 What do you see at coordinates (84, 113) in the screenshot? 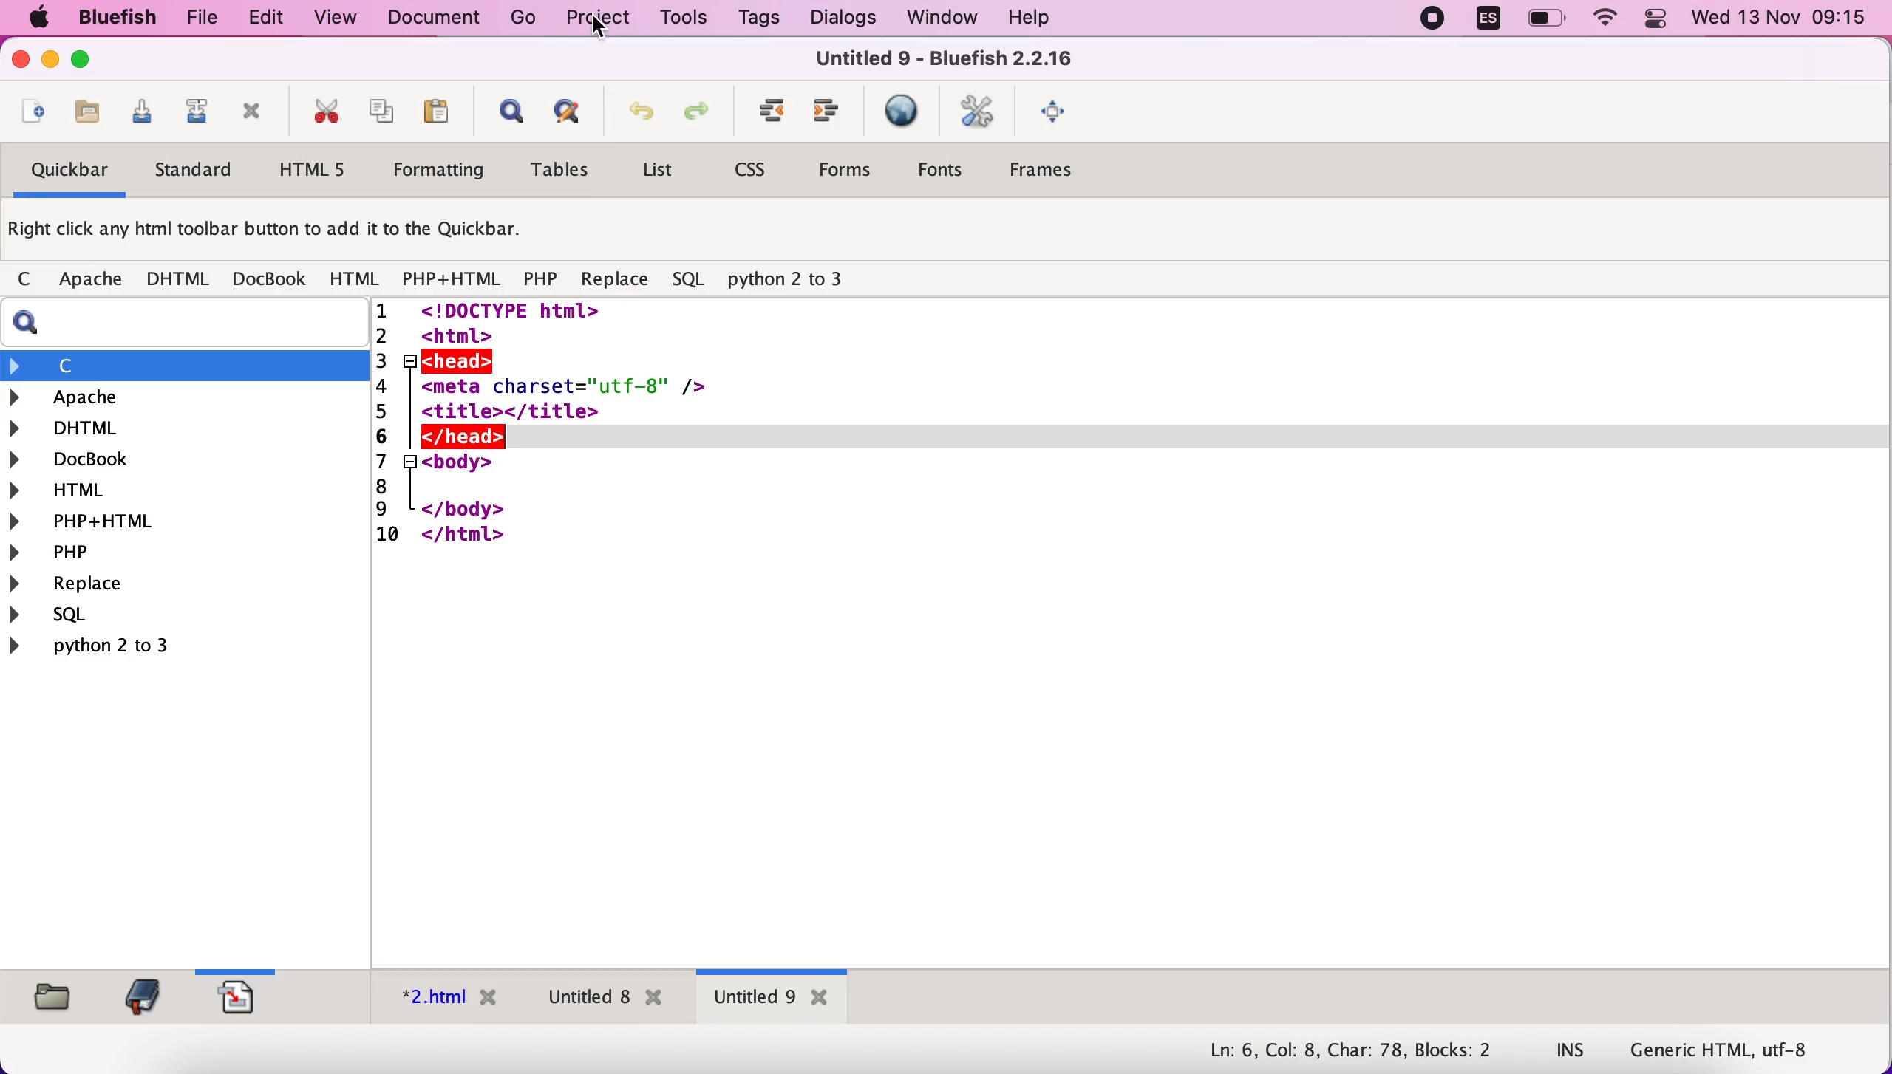
I see `save file` at bounding box center [84, 113].